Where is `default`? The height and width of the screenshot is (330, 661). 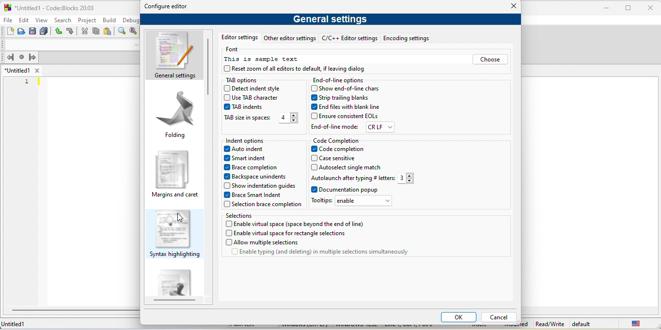 default is located at coordinates (582, 324).